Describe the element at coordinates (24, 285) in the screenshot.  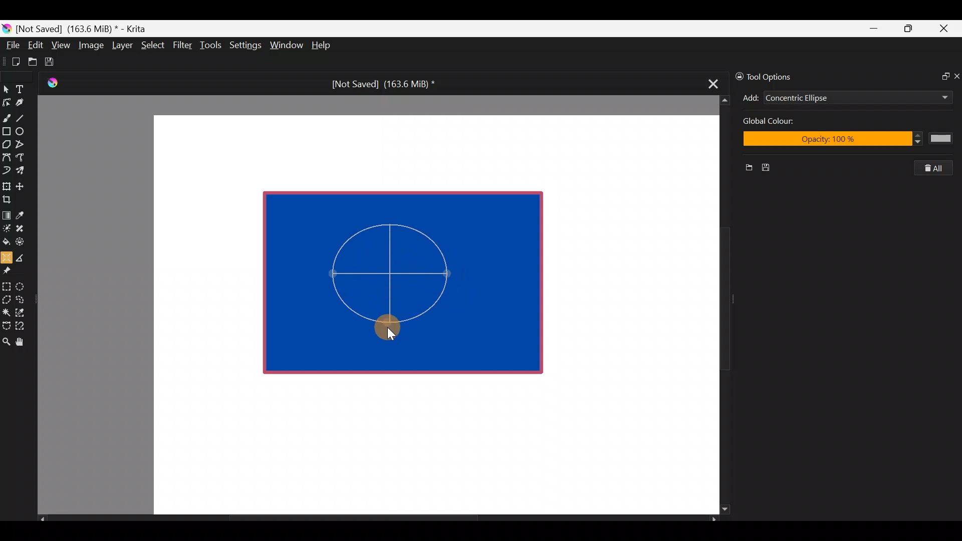
I see `Elliptical selection tool` at that location.